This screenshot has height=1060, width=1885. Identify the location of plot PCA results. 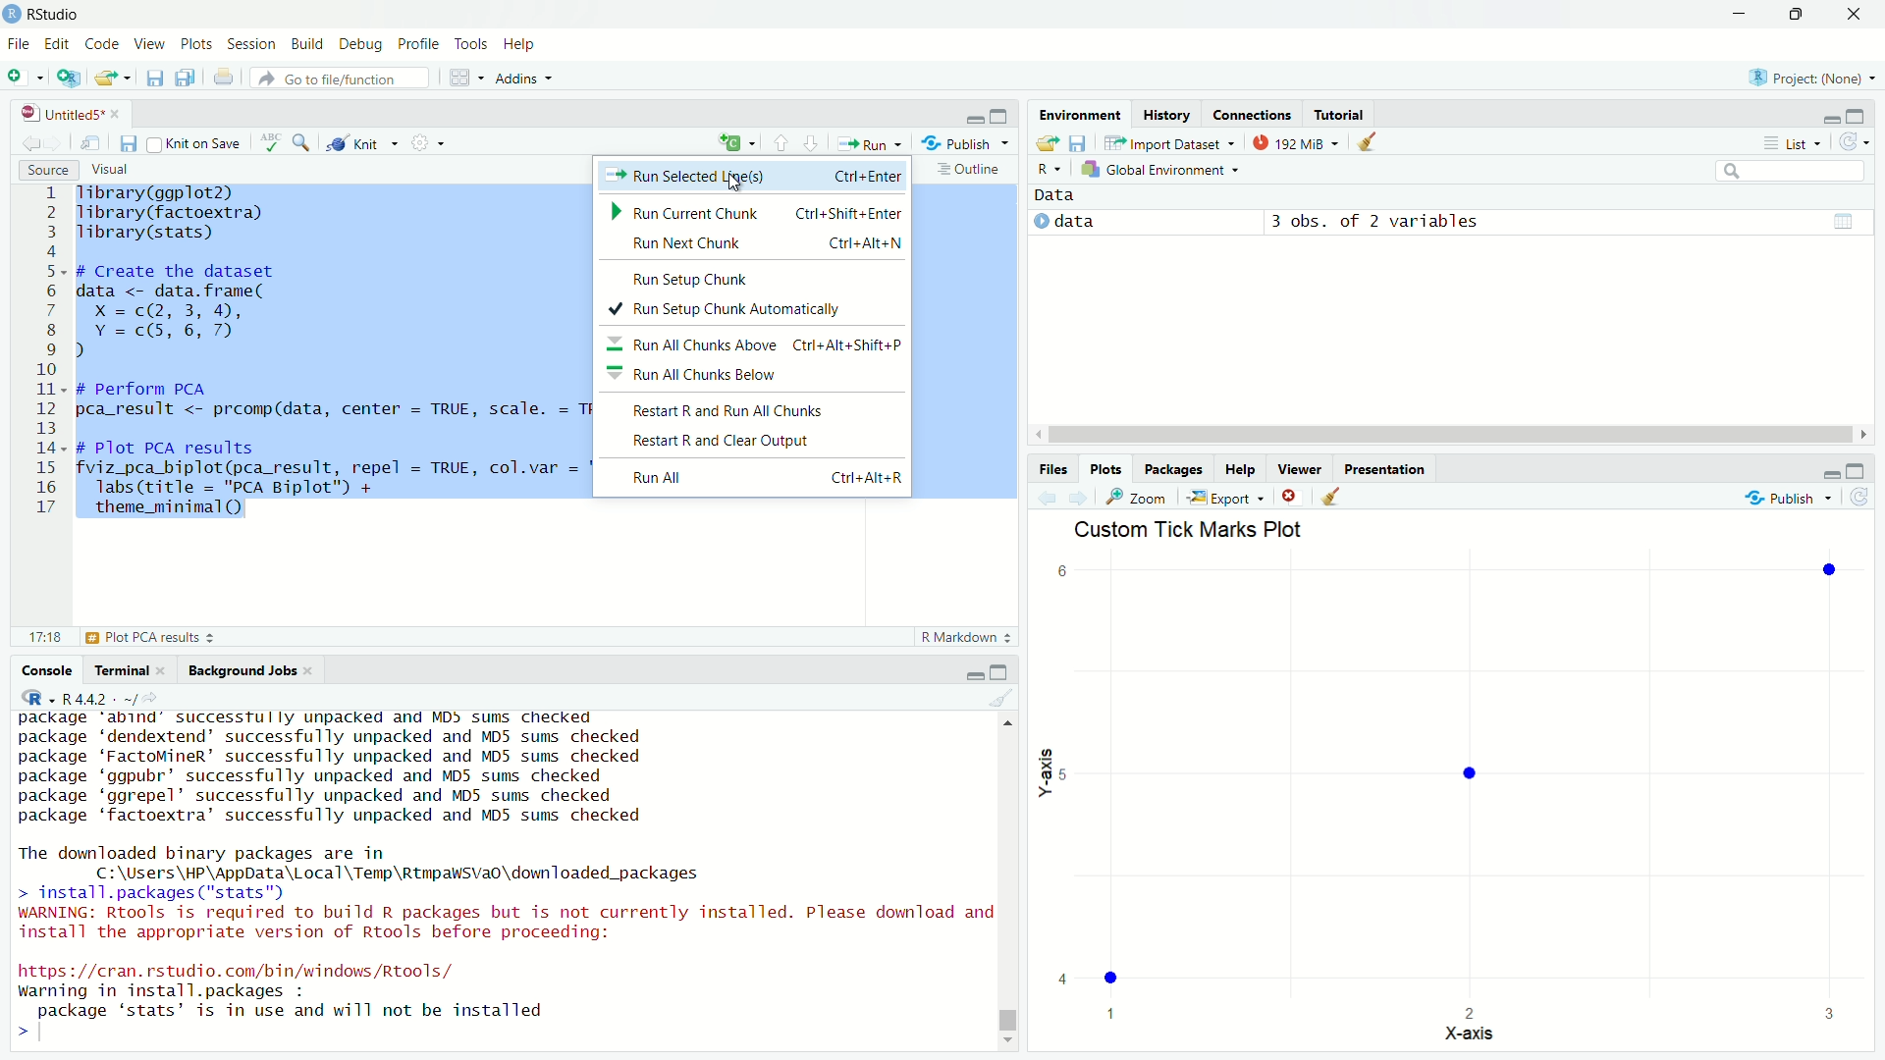
(115, 637).